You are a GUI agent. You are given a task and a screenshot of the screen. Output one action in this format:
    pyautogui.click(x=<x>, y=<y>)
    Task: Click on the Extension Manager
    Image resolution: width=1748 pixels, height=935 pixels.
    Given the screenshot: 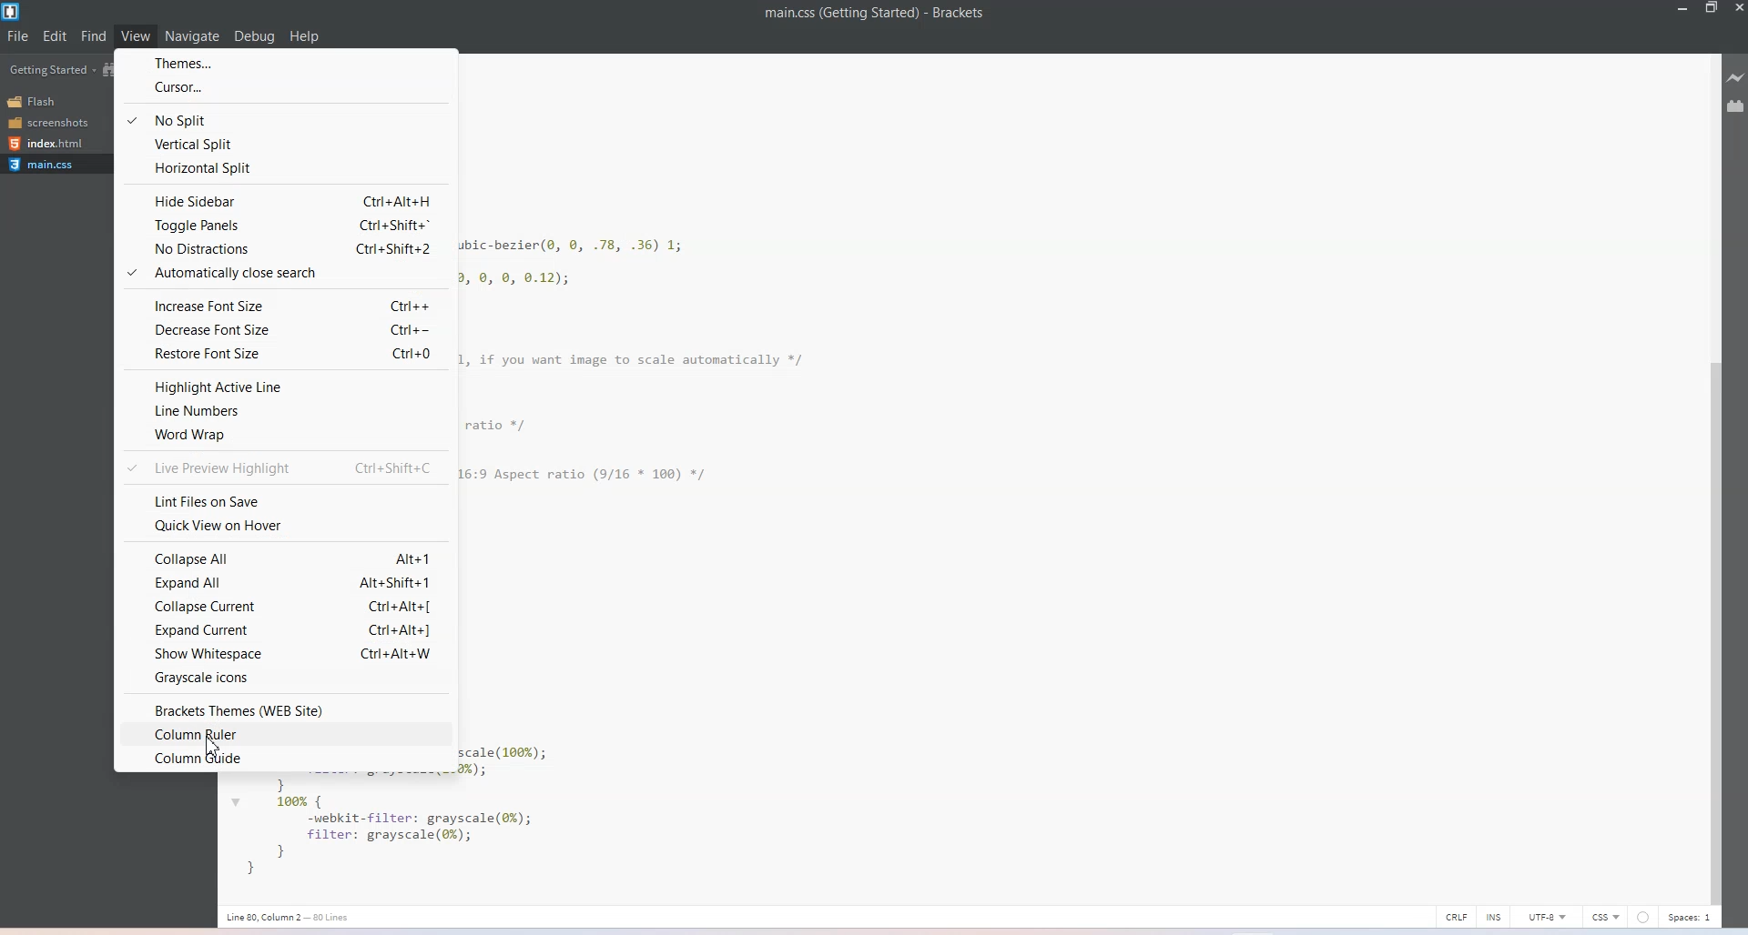 What is the action you would take?
    pyautogui.click(x=1737, y=107)
    